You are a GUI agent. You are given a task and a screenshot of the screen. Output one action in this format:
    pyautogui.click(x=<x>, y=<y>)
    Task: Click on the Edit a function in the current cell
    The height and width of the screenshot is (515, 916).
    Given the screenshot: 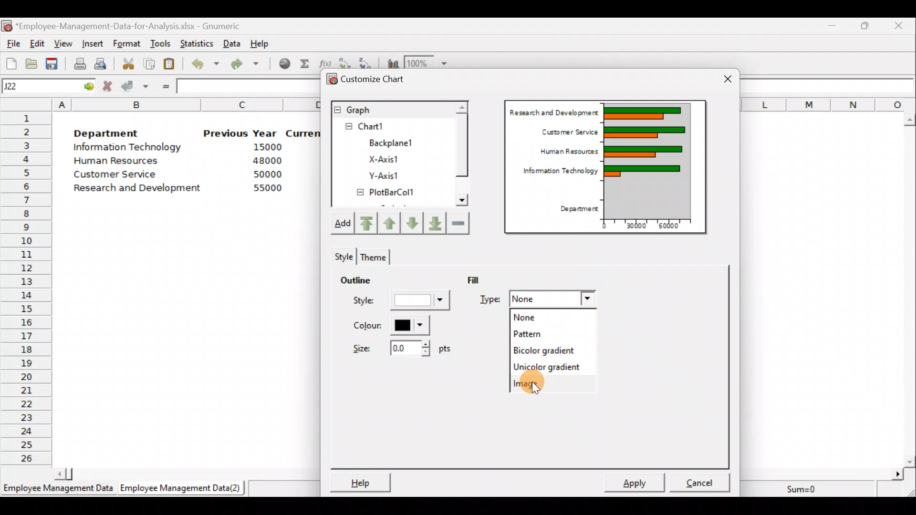 What is the action you would take?
    pyautogui.click(x=325, y=62)
    